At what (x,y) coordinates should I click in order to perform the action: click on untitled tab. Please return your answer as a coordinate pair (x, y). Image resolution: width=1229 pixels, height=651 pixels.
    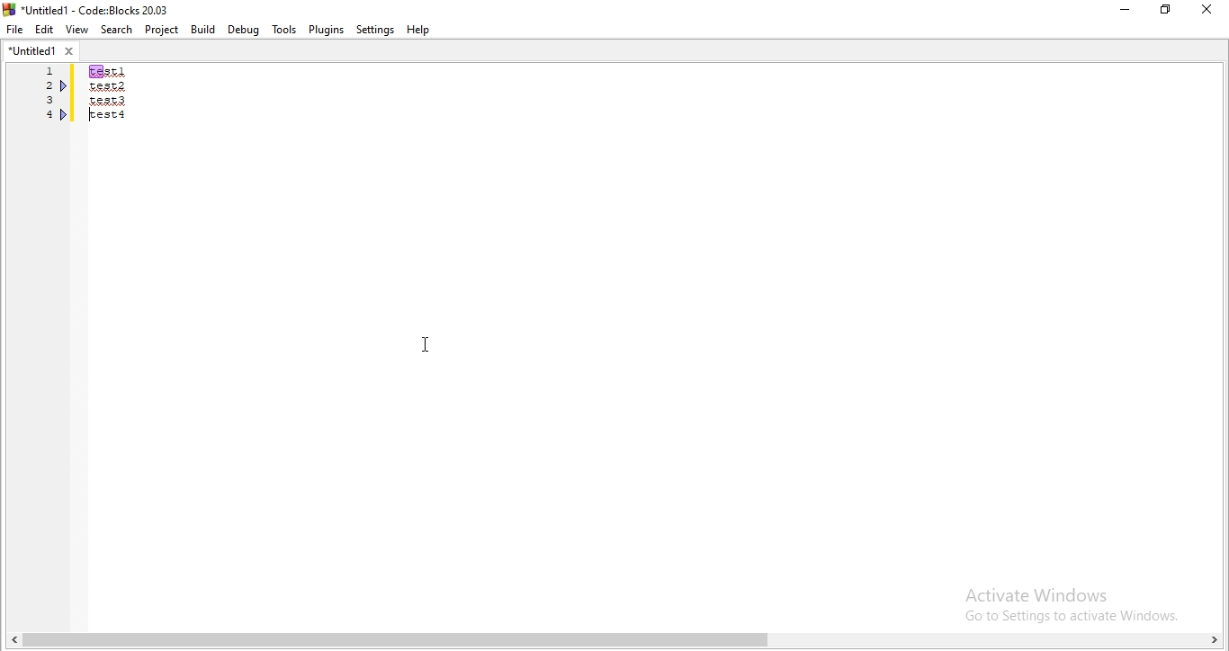
    Looking at the image, I should click on (40, 52).